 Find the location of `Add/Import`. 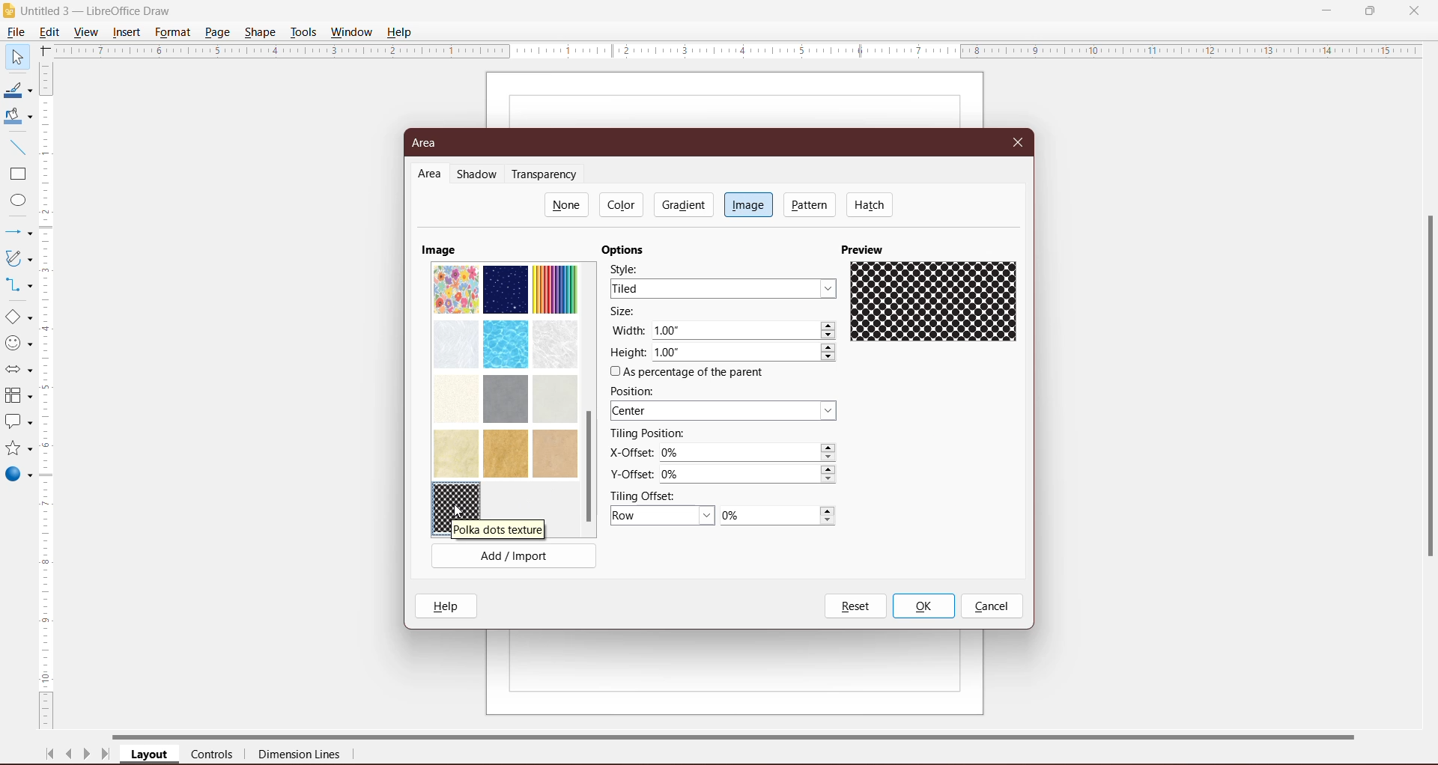

Add/Import is located at coordinates (514, 558).